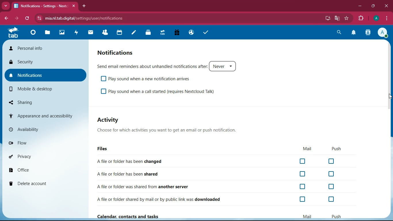  What do you see at coordinates (33, 33) in the screenshot?
I see `Dashboard` at bounding box center [33, 33].